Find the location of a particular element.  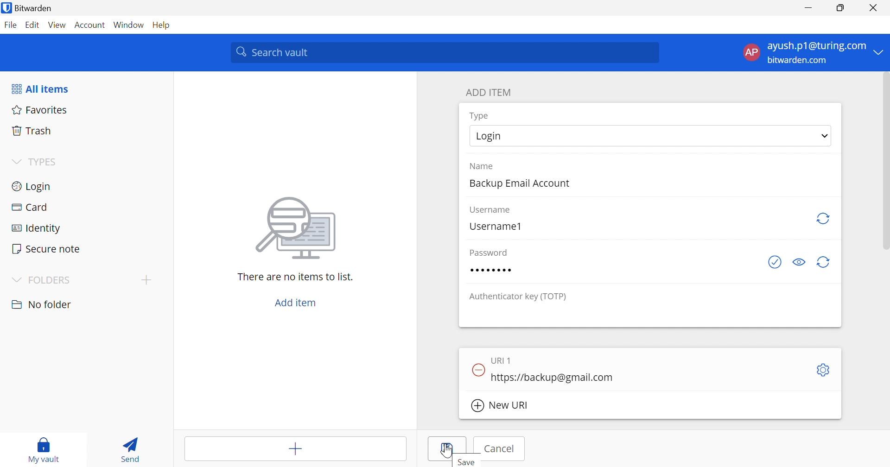

TYPES is located at coordinates (44, 161).